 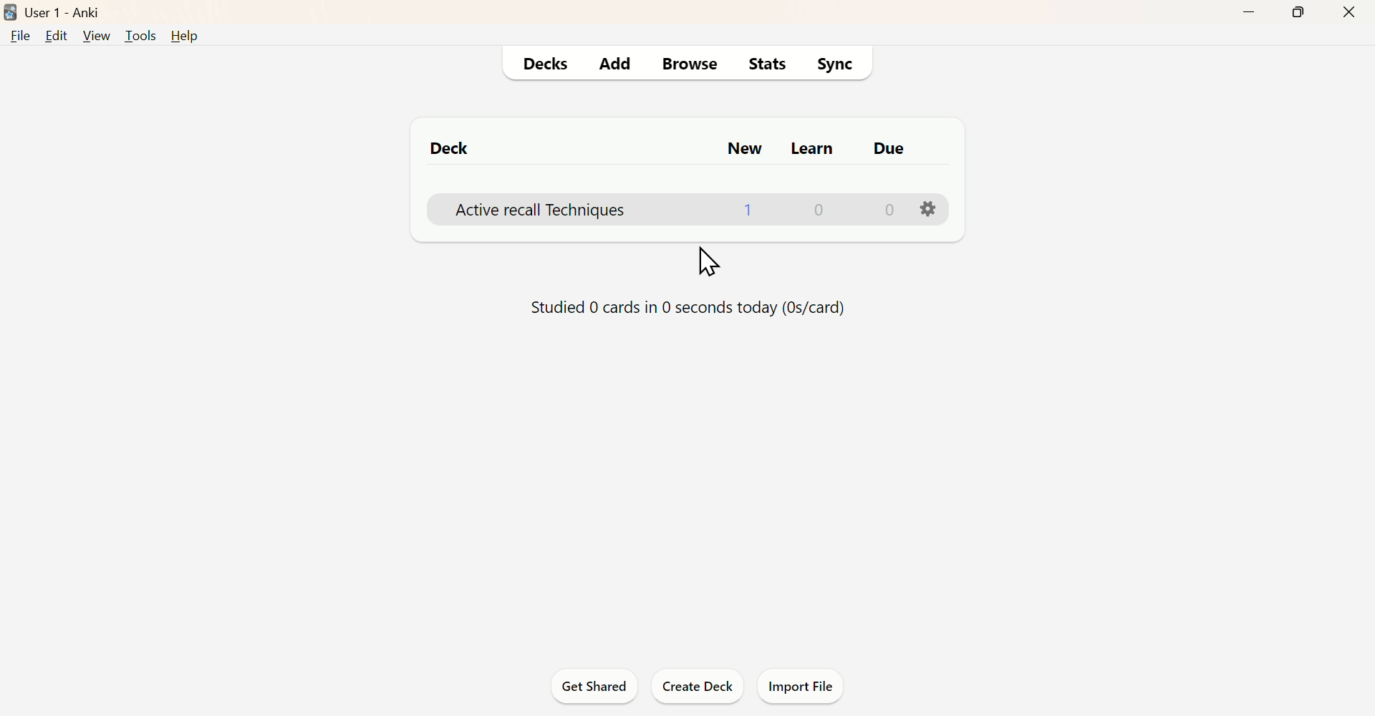 What do you see at coordinates (888, 150) in the screenshot?
I see `Due` at bounding box center [888, 150].